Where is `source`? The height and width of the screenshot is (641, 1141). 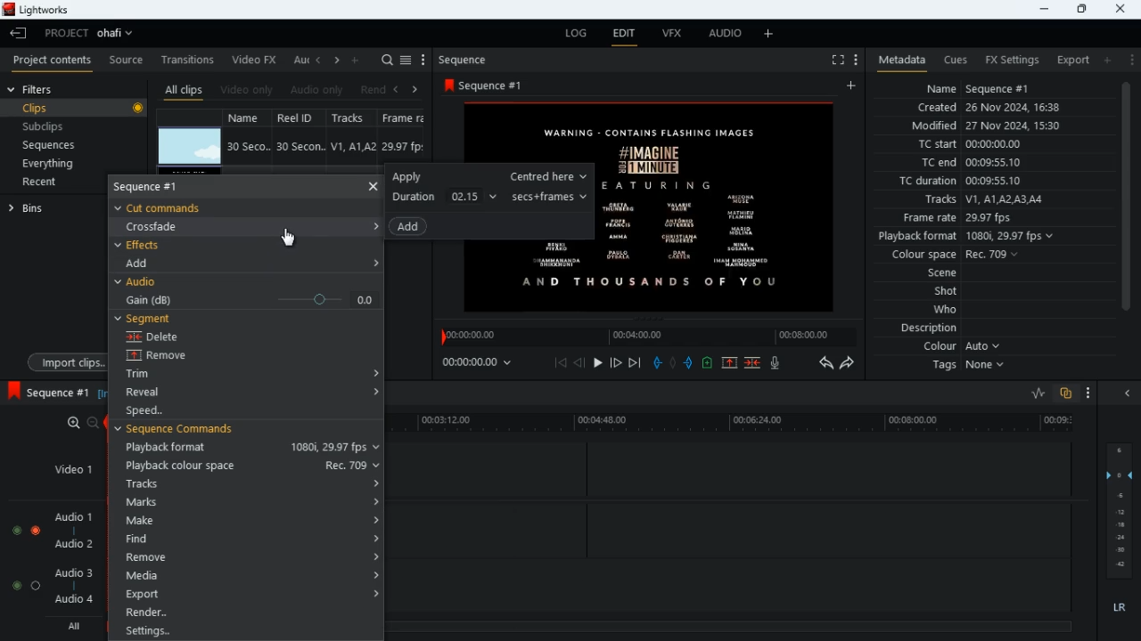
source is located at coordinates (126, 61).